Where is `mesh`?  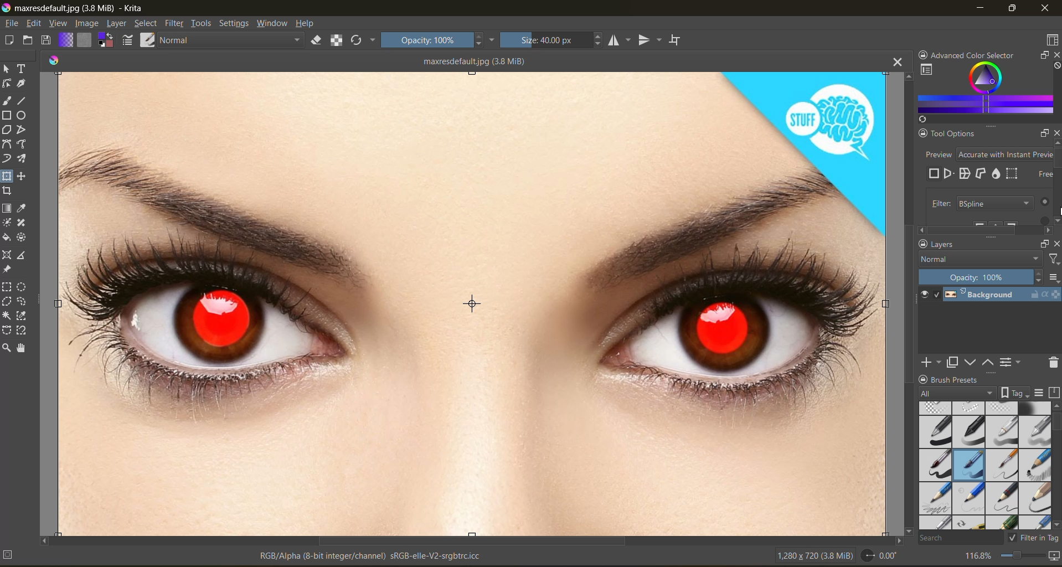
mesh is located at coordinates (1011, 173).